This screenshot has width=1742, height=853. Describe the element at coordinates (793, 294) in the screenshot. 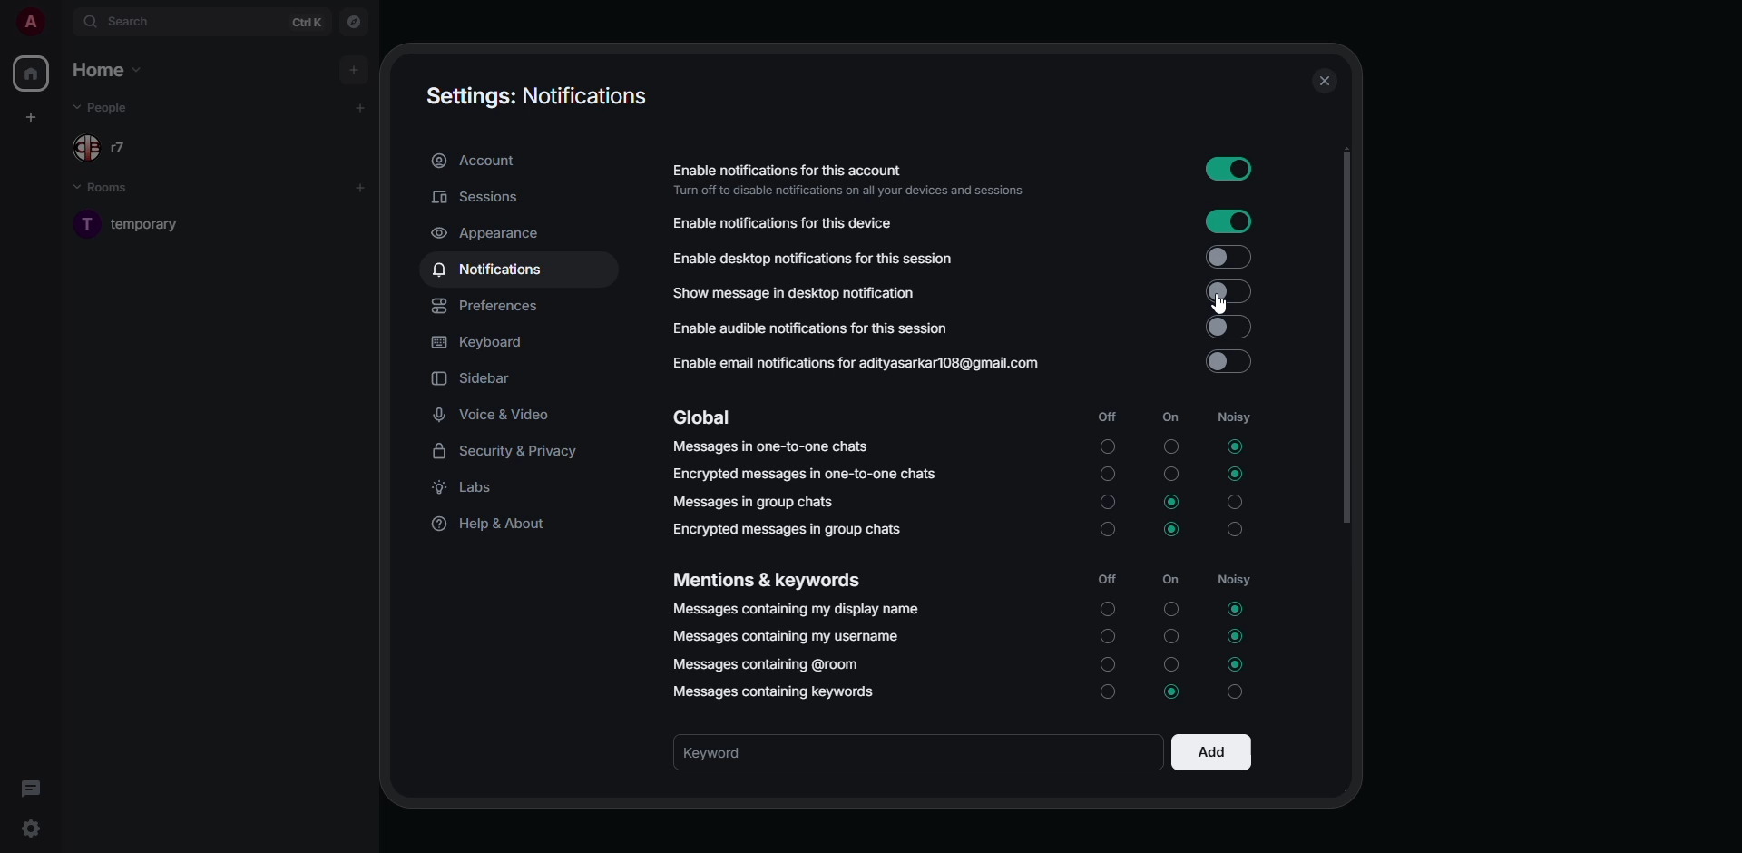

I see `show message in desktop notification` at that location.